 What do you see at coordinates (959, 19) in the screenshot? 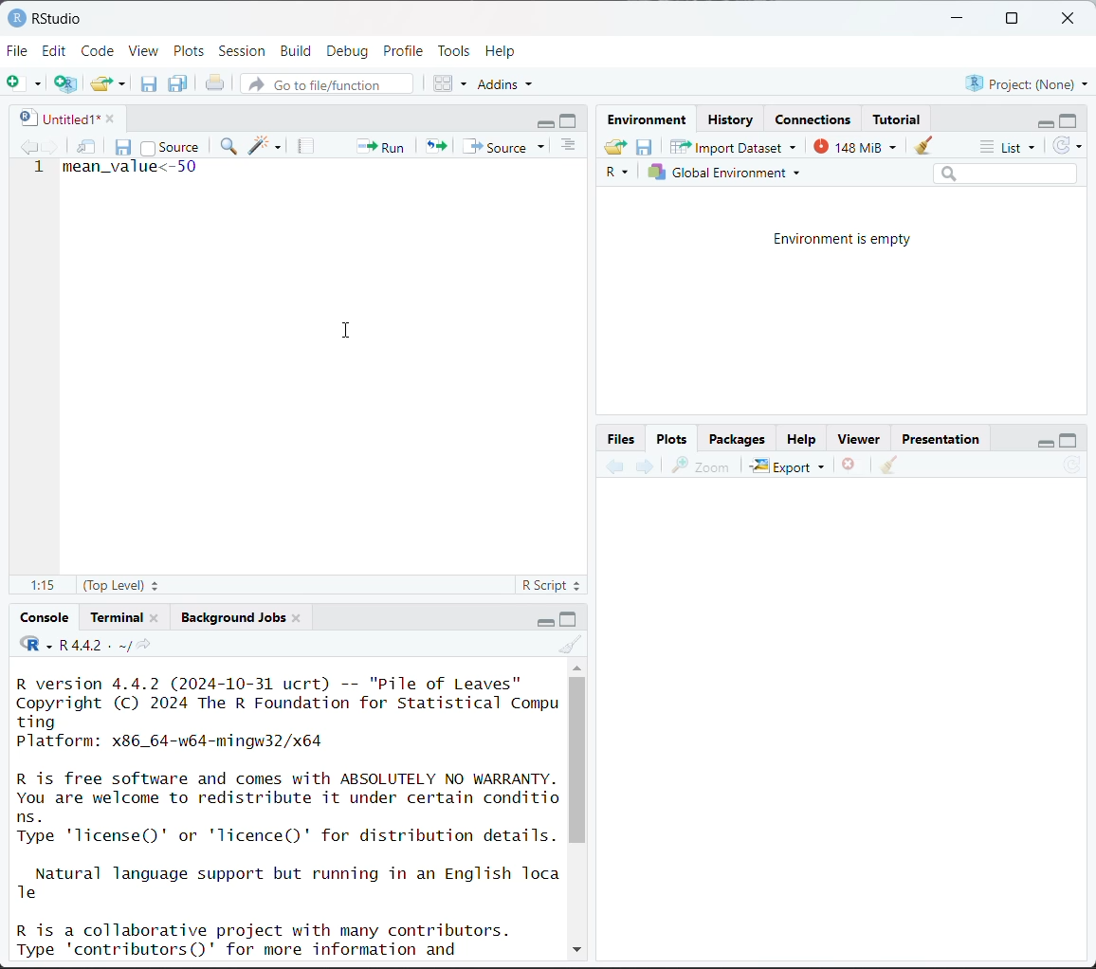
I see `minimize` at bounding box center [959, 19].